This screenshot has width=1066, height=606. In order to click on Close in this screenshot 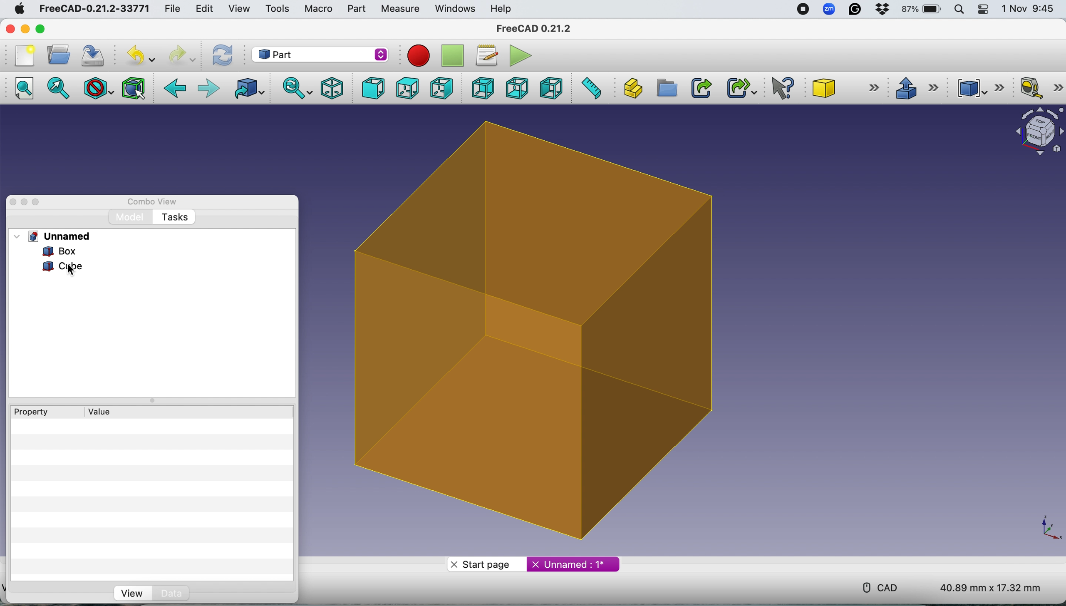, I will do `click(10, 29)`.